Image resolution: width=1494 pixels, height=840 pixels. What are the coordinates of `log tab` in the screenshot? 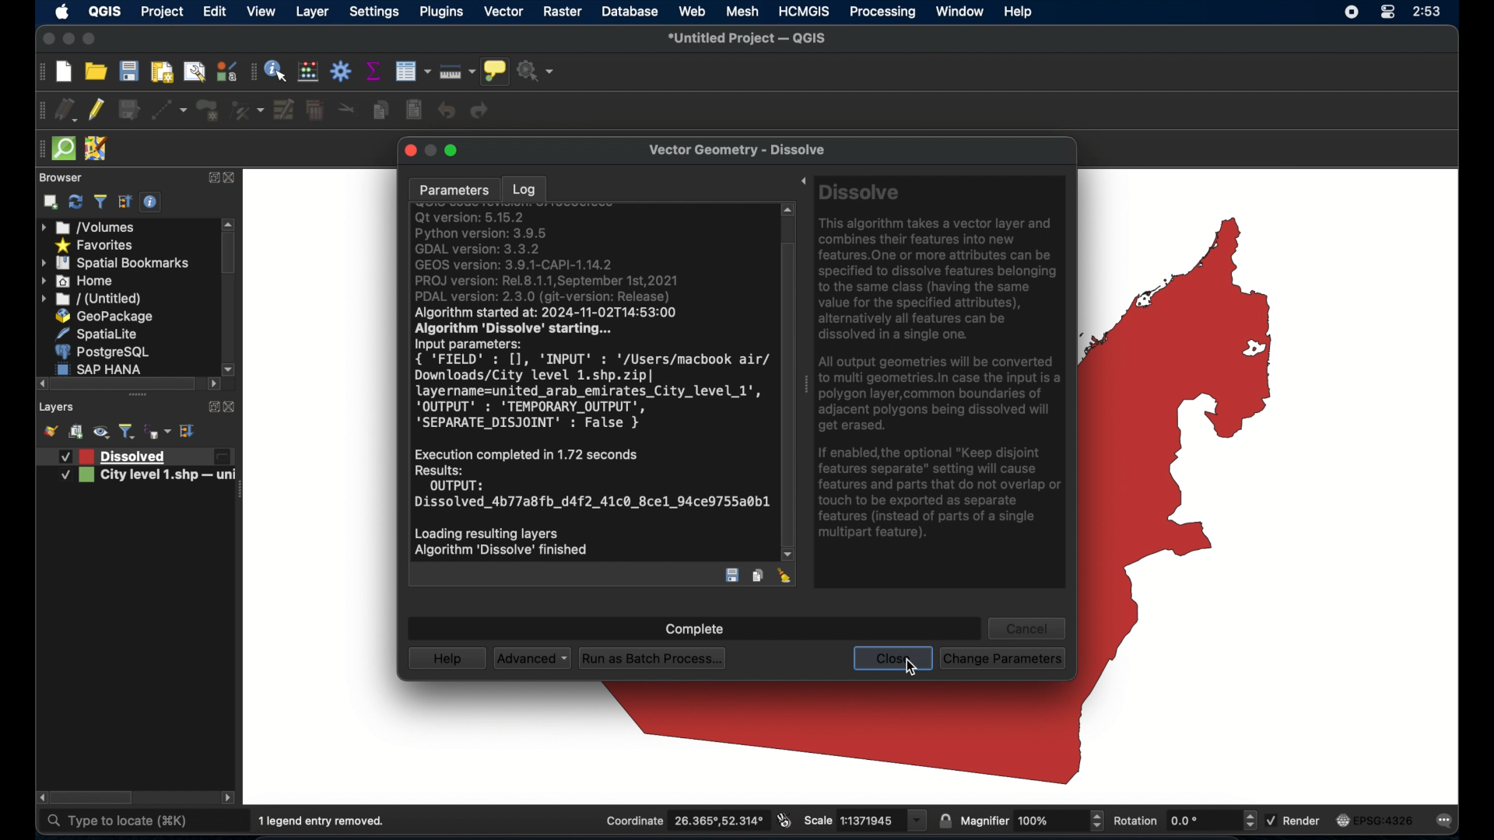 It's located at (523, 187).